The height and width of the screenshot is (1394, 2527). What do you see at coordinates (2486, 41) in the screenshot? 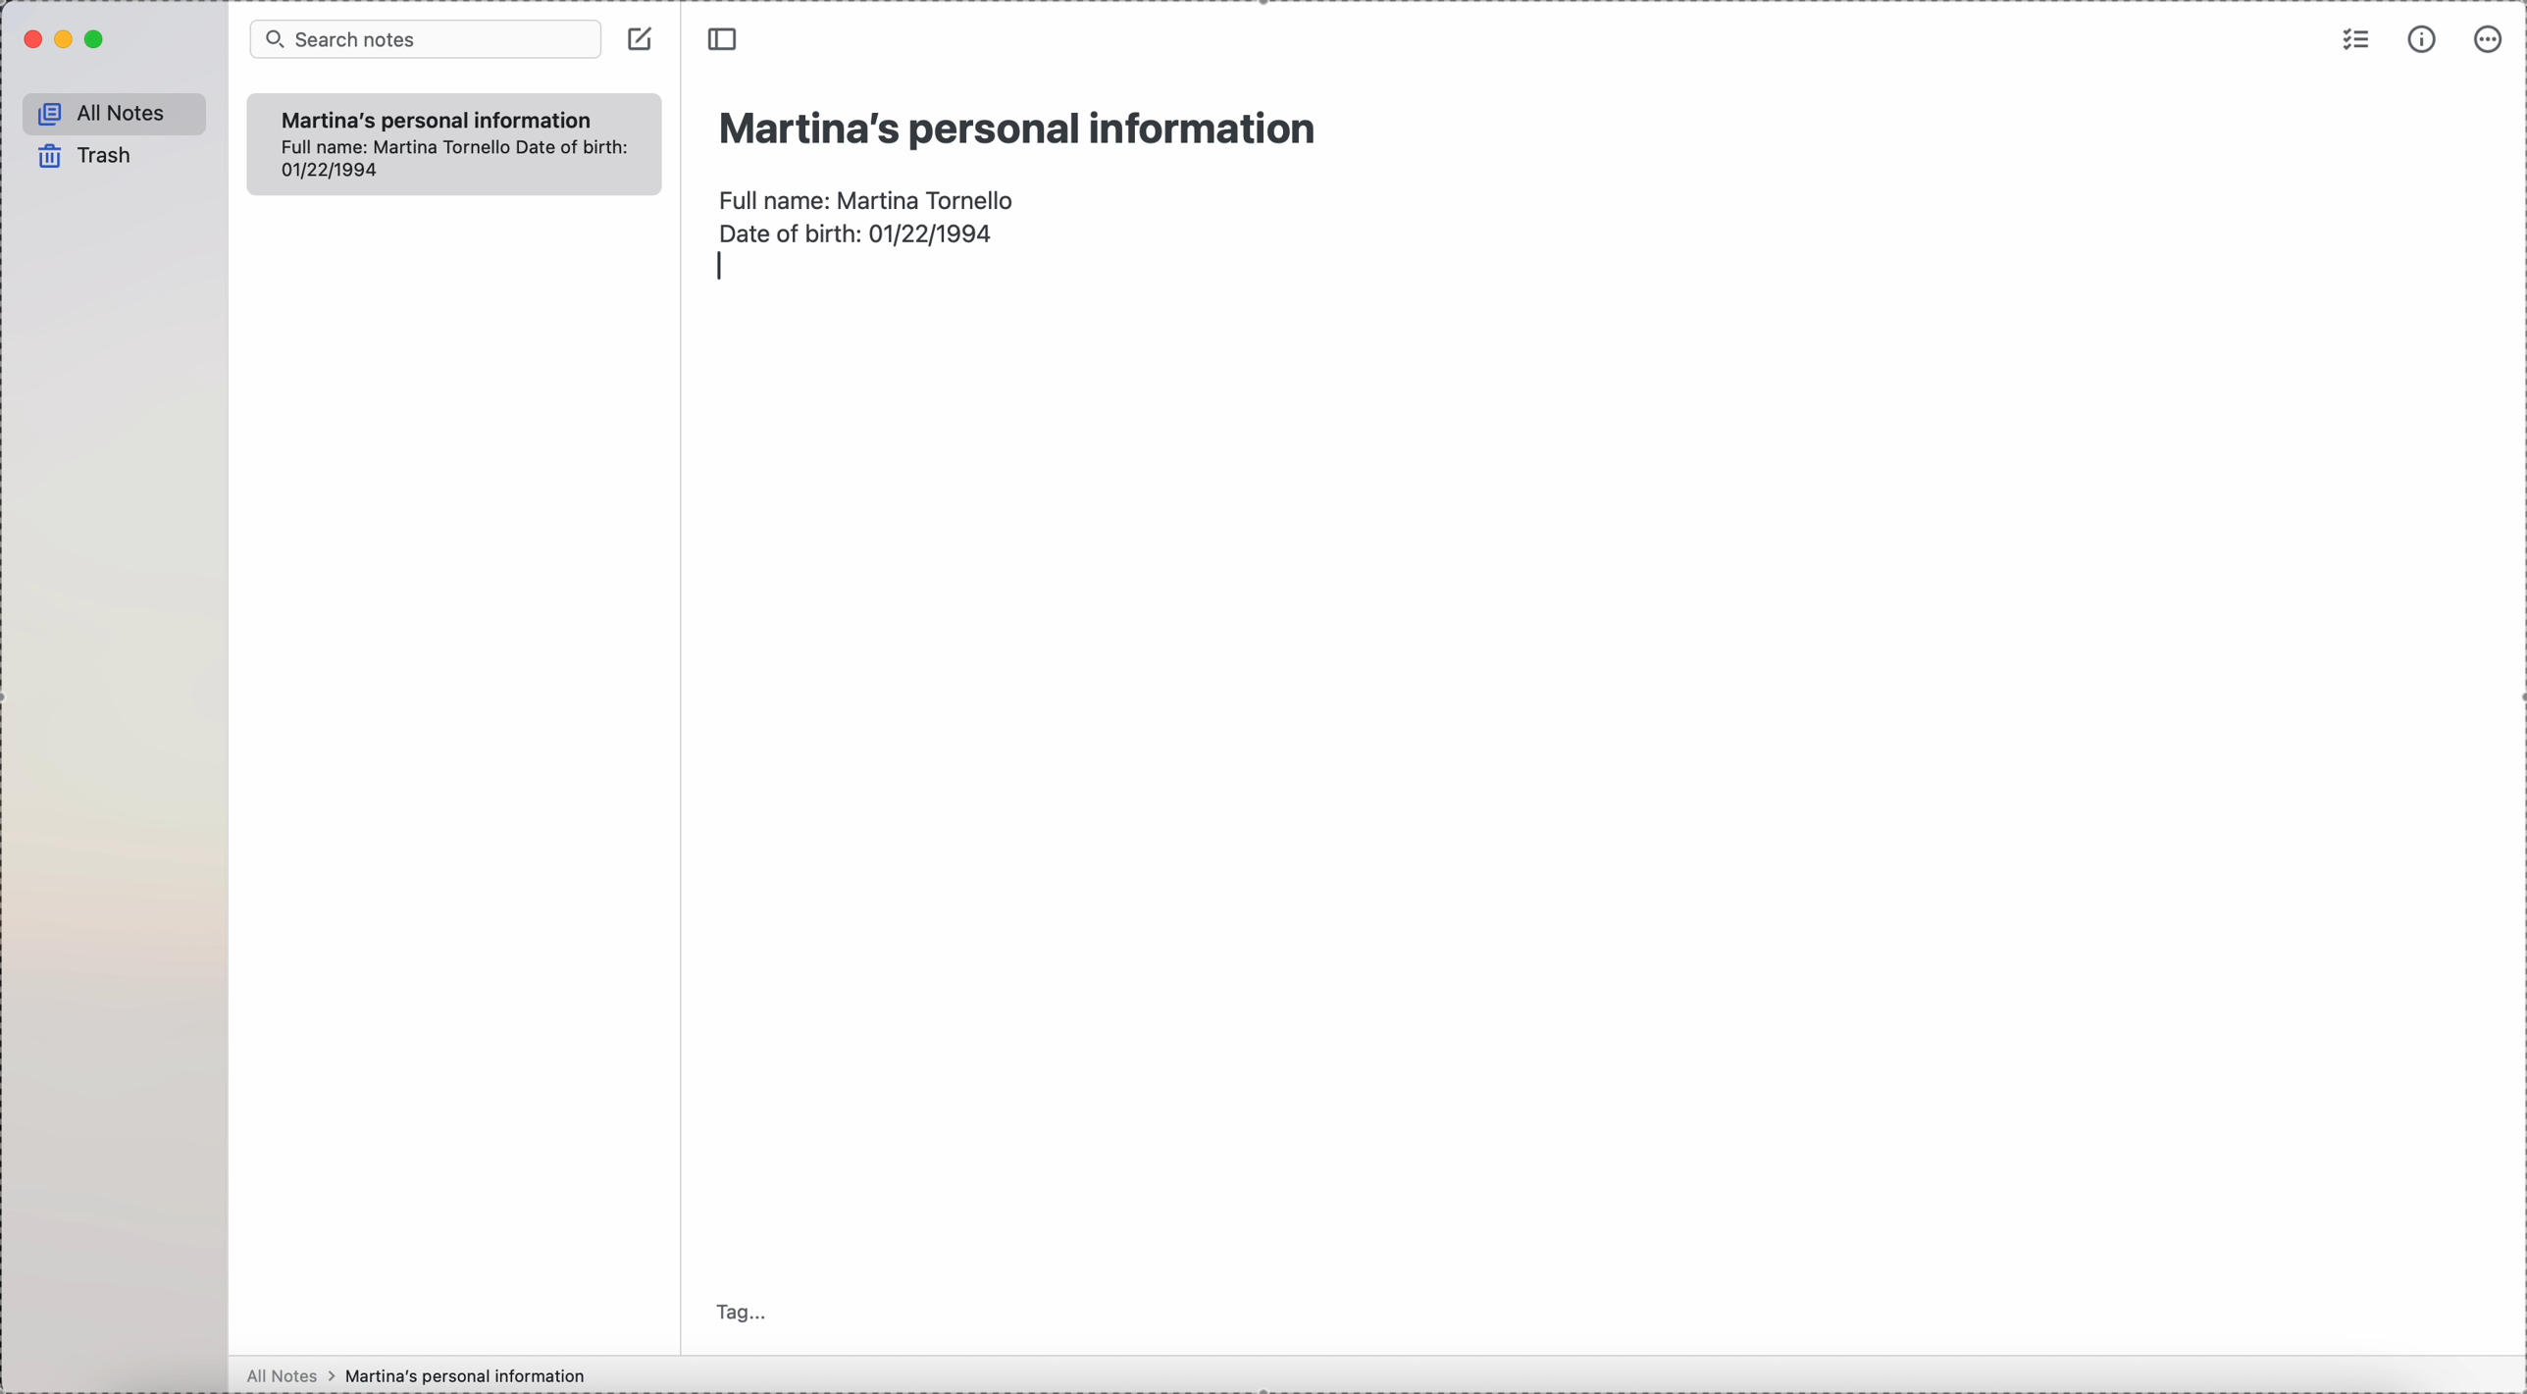
I see `more options` at bounding box center [2486, 41].